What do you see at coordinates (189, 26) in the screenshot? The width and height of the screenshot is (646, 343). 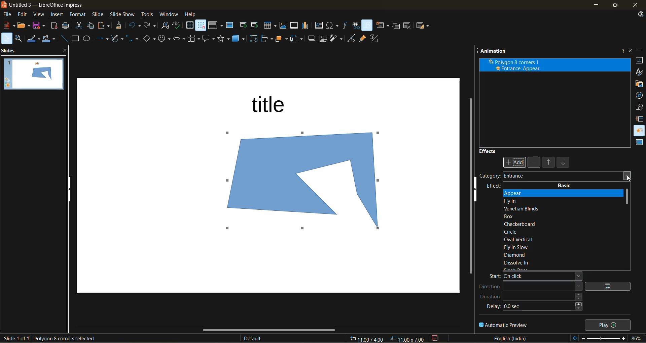 I see `display grid` at bounding box center [189, 26].